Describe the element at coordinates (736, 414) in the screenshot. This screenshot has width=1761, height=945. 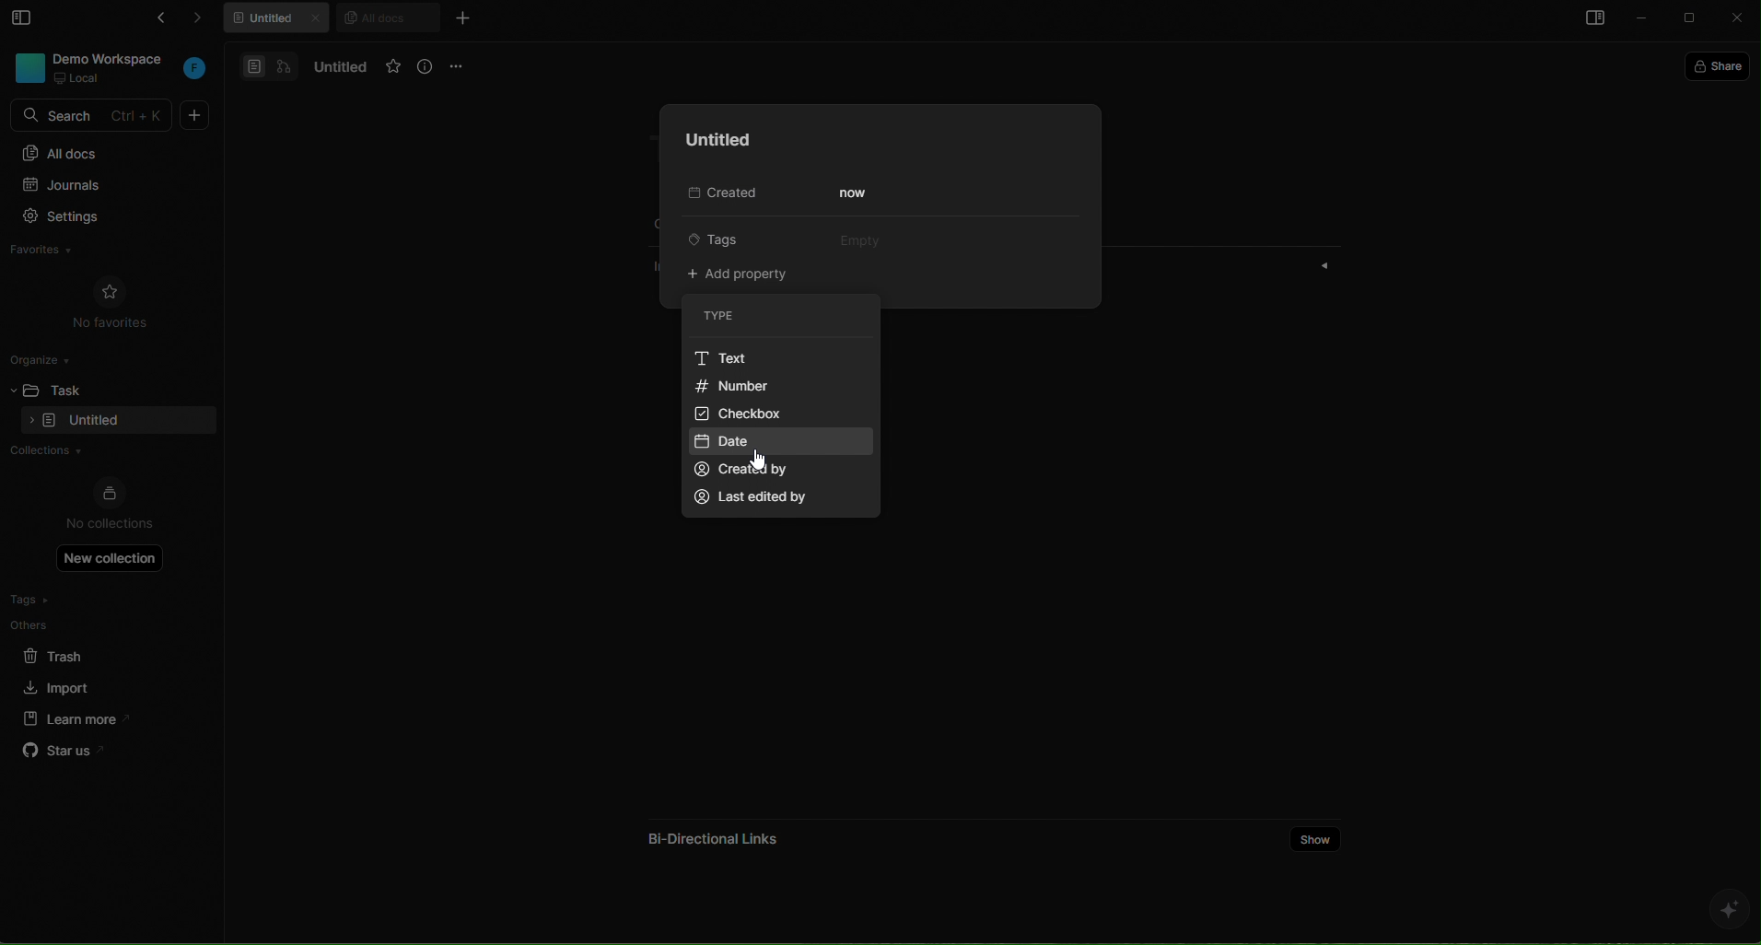
I see `checkbox` at that location.